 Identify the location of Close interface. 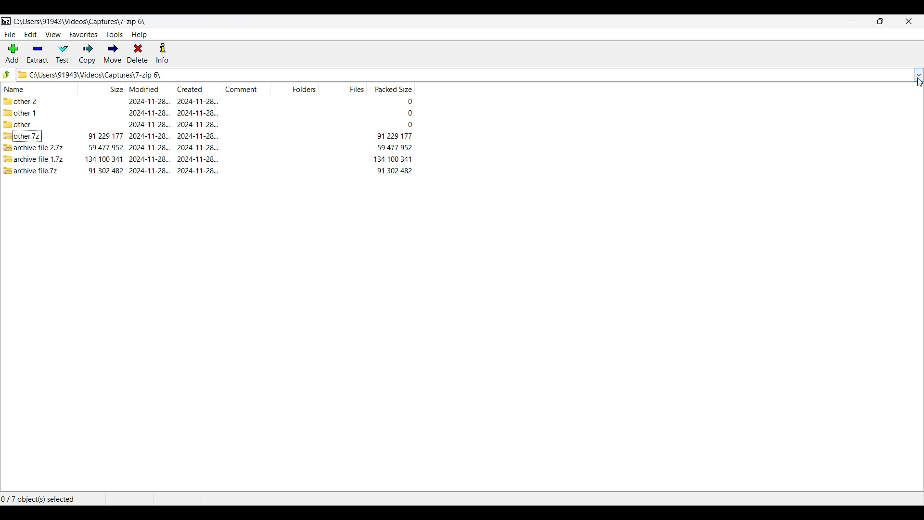
(909, 21).